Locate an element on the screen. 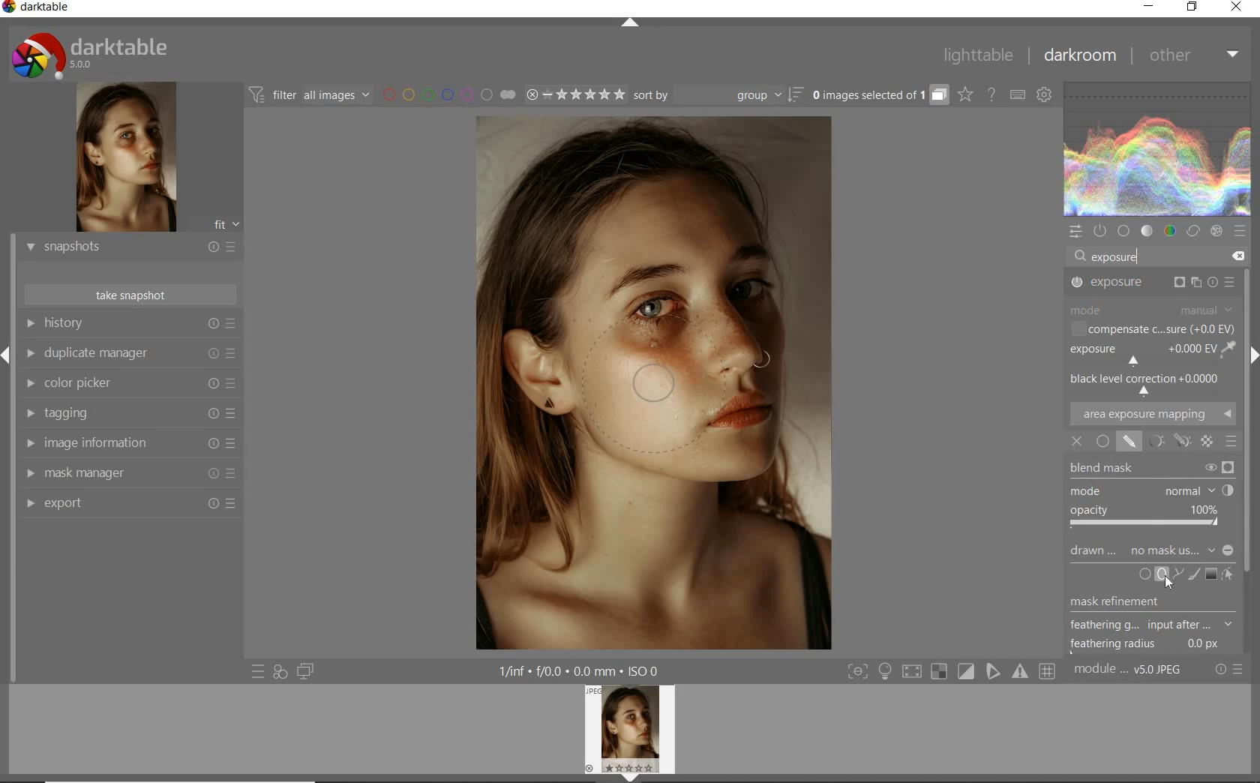 The image size is (1260, 783). toggle modes is located at coordinates (952, 673).